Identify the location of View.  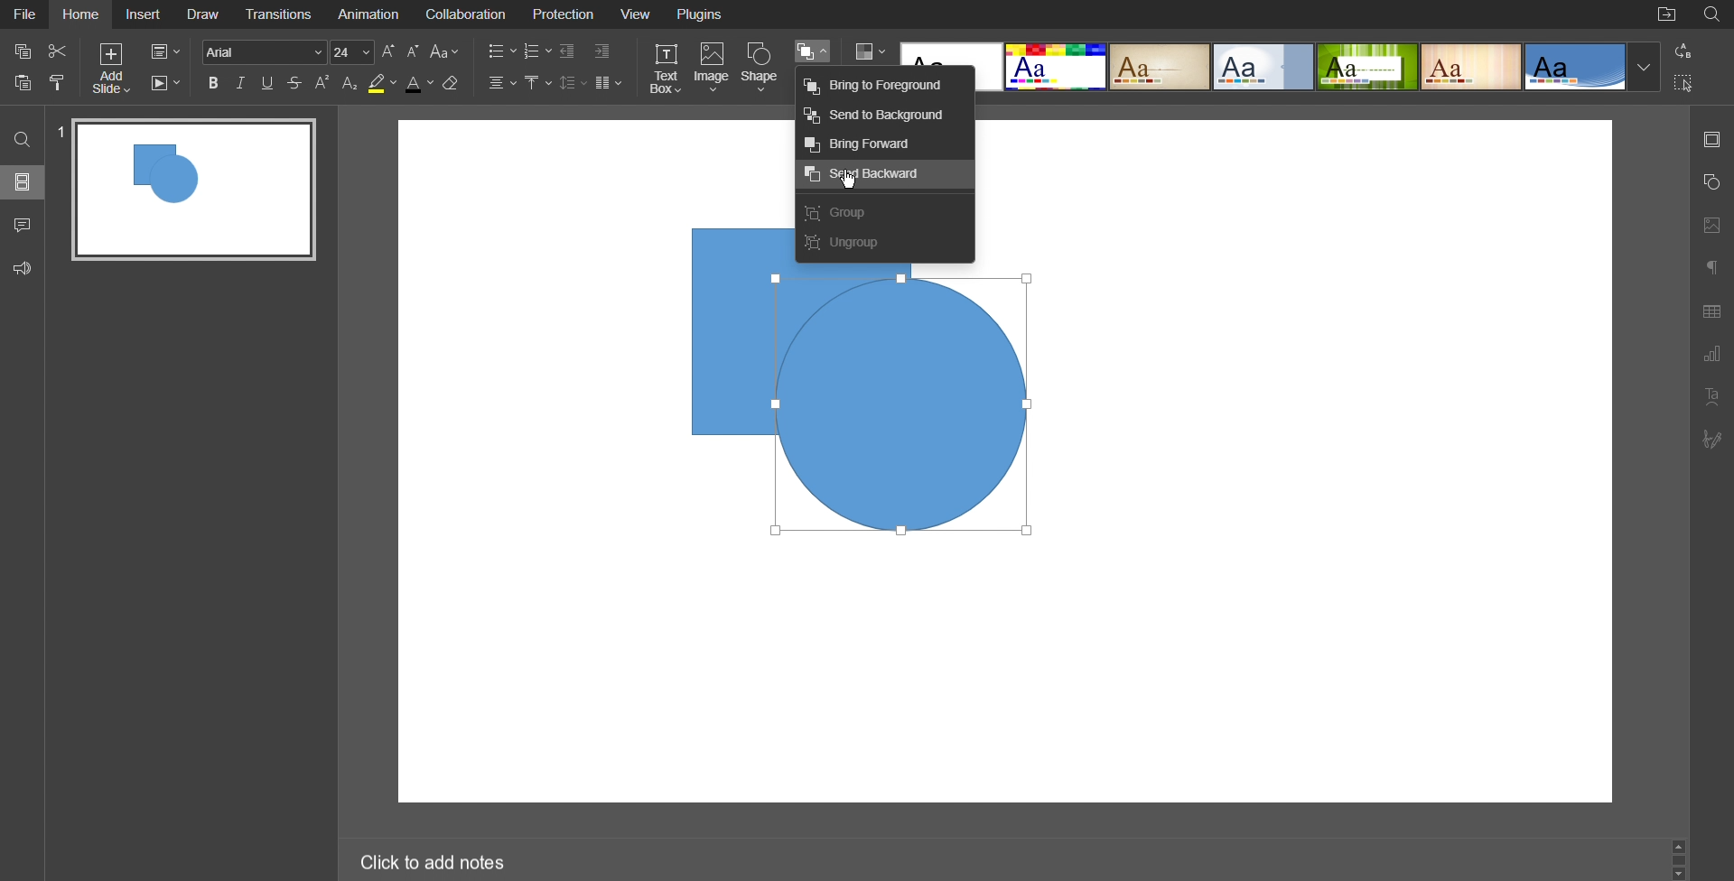
(634, 14).